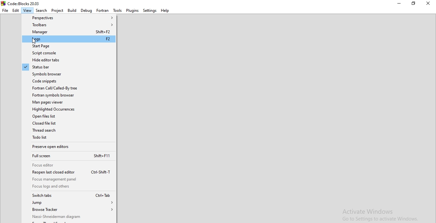 This screenshot has width=436, height=223. I want to click on Code snippets, so click(69, 81).